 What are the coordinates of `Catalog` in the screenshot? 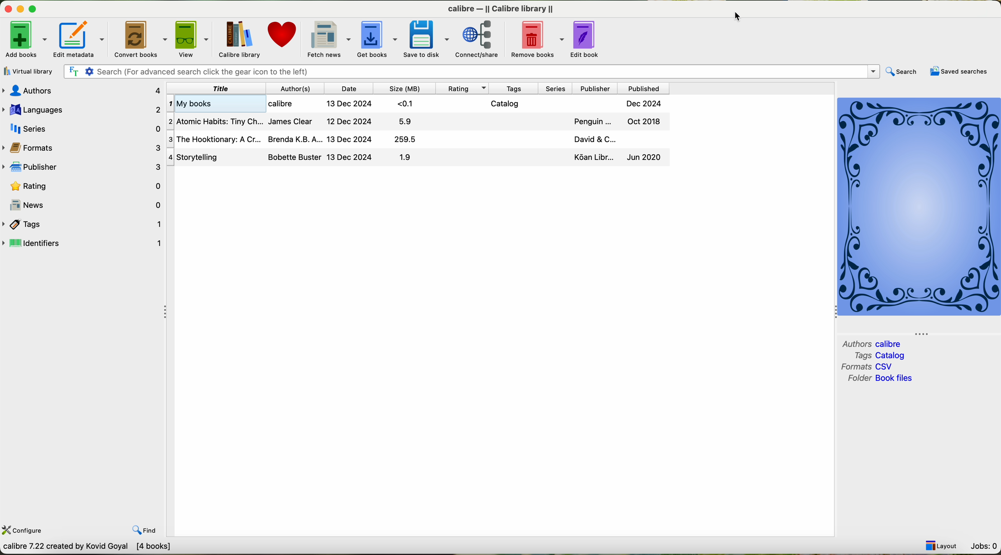 It's located at (891, 356).